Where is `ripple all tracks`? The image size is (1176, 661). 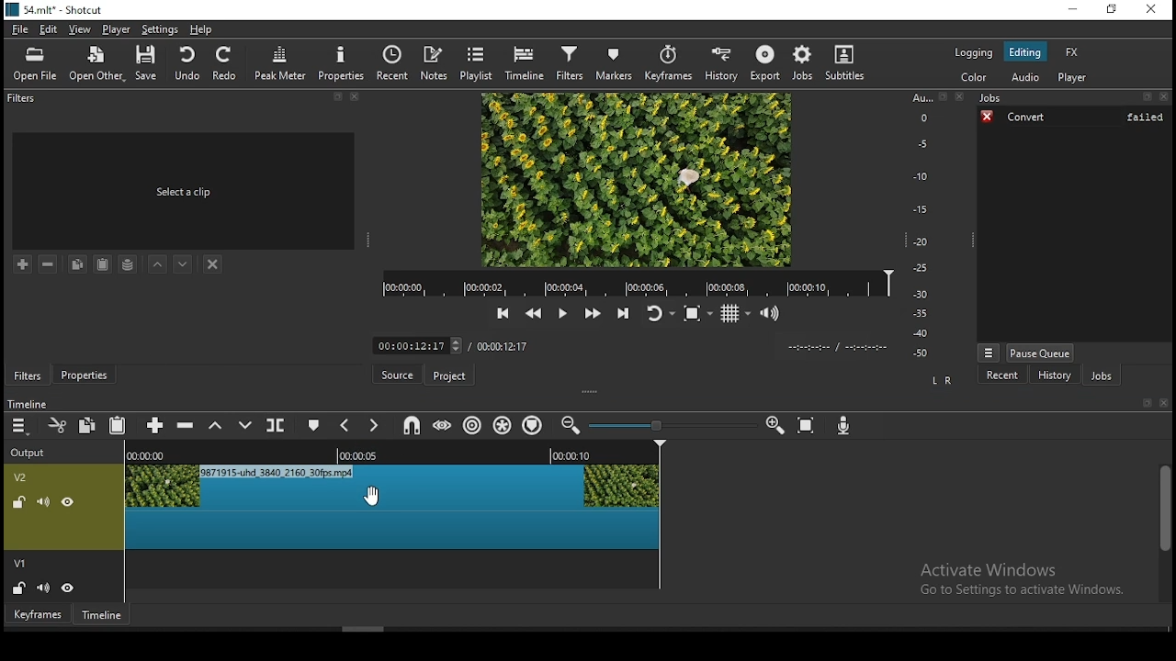 ripple all tracks is located at coordinates (503, 426).